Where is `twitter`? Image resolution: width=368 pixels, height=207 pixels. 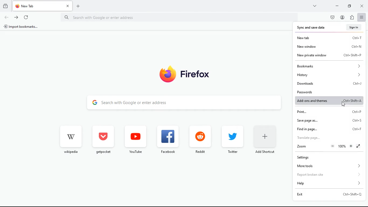
twitter is located at coordinates (232, 141).